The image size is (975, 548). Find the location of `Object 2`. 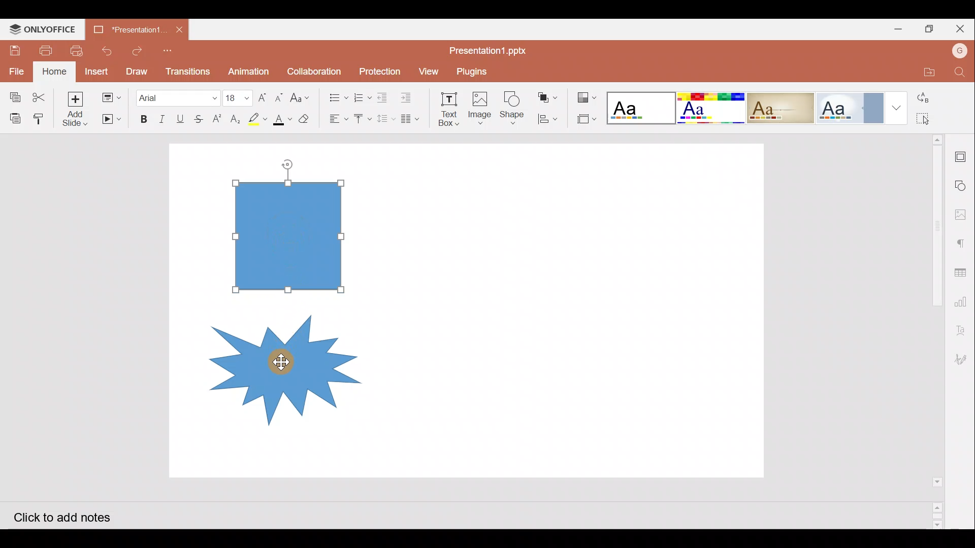

Object 2 is located at coordinates (280, 365).